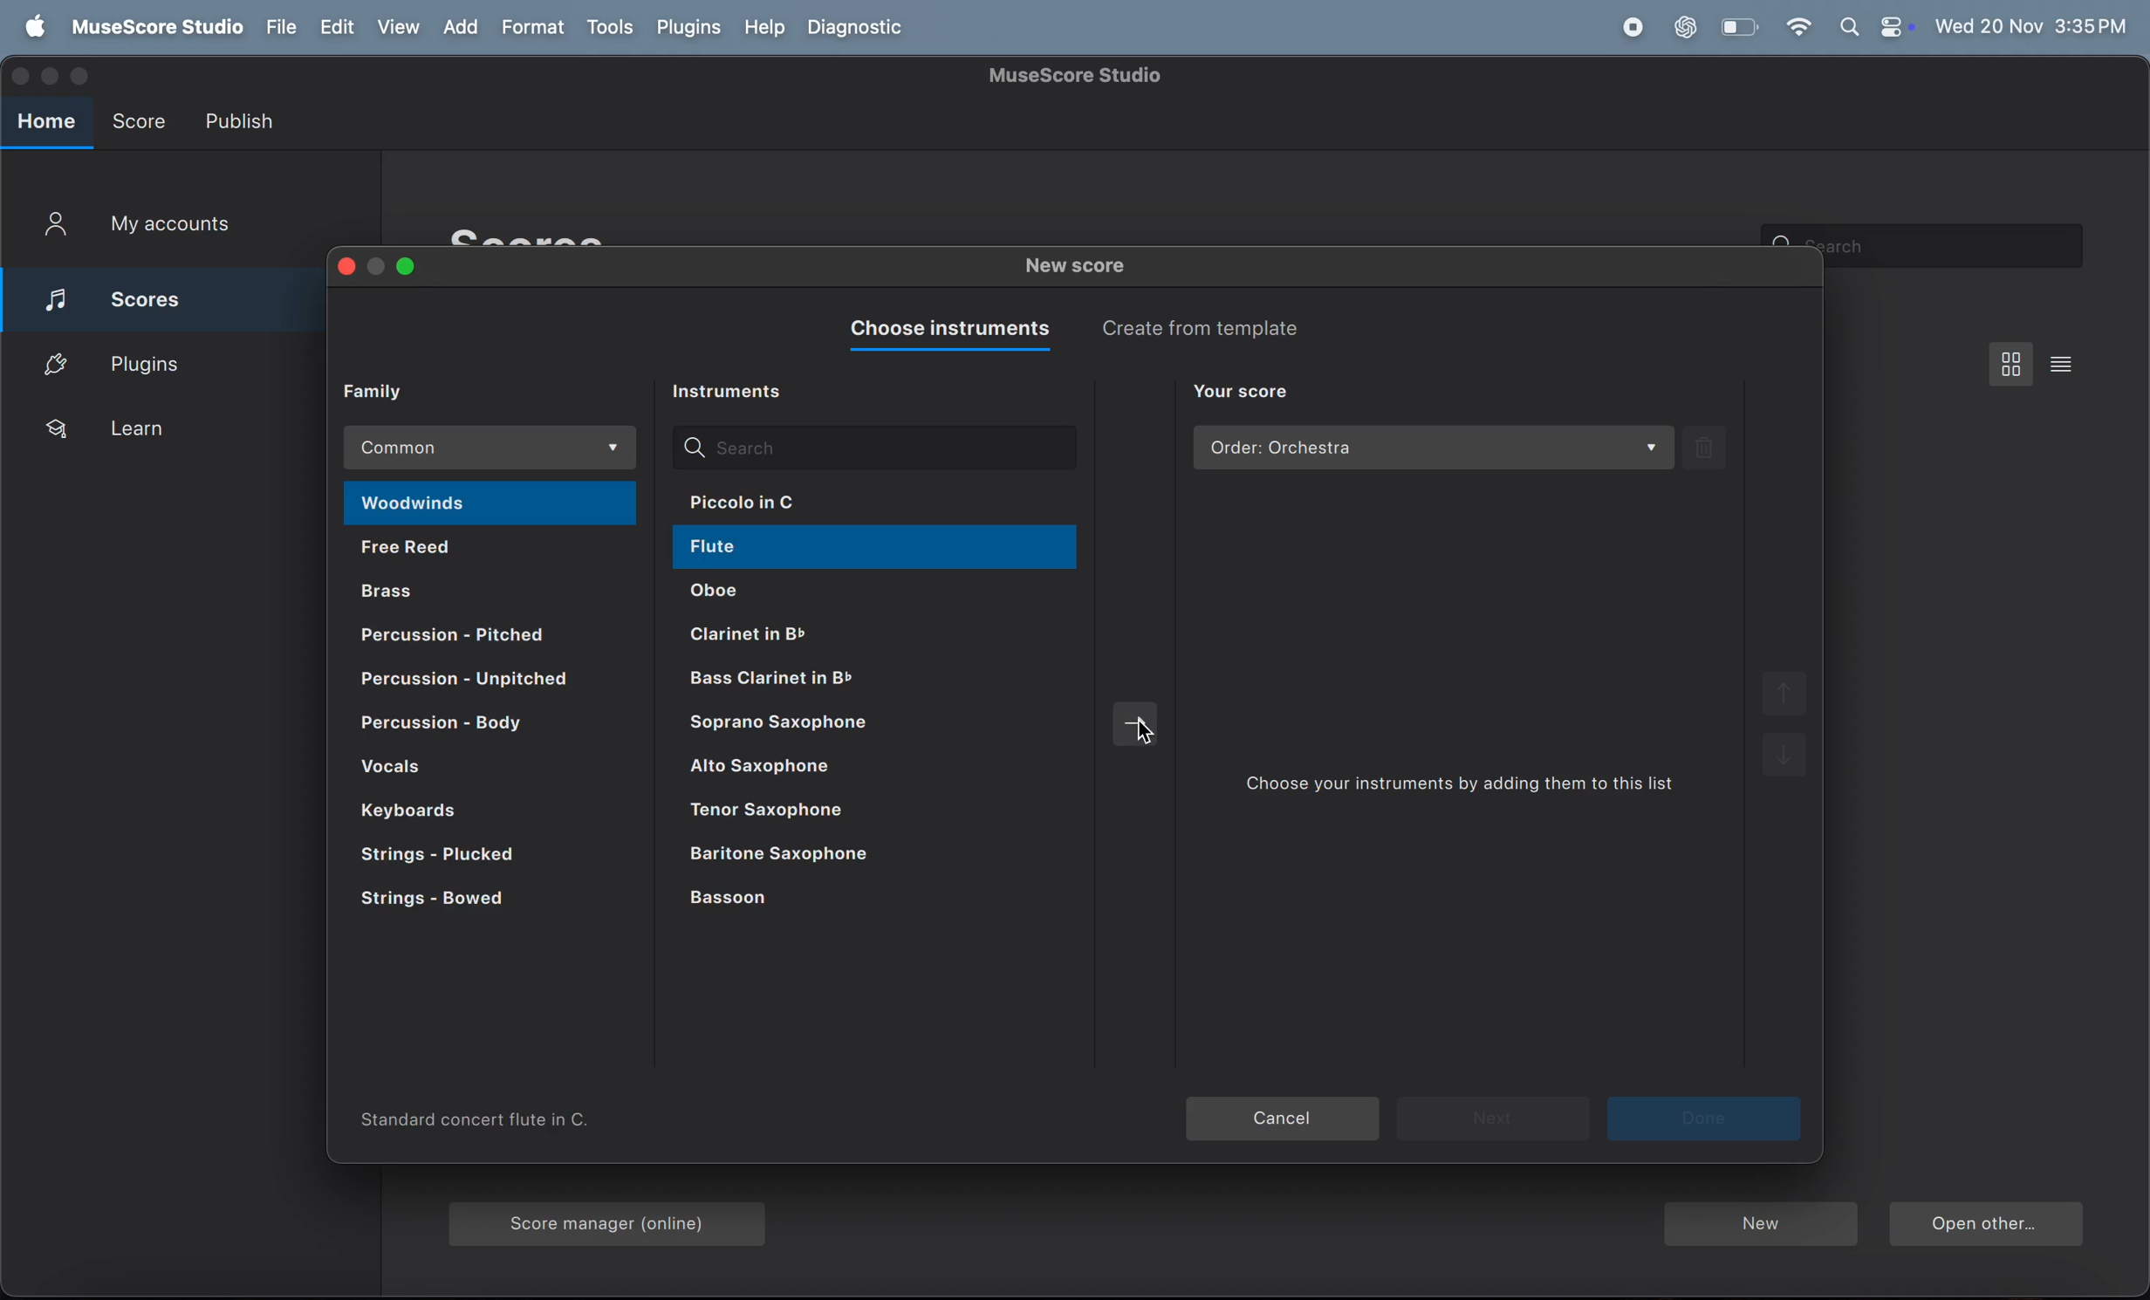 This screenshot has height=1300, width=2150. What do you see at coordinates (1151, 732) in the screenshot?
I see `cursor` at bounding box center [1151, 732].